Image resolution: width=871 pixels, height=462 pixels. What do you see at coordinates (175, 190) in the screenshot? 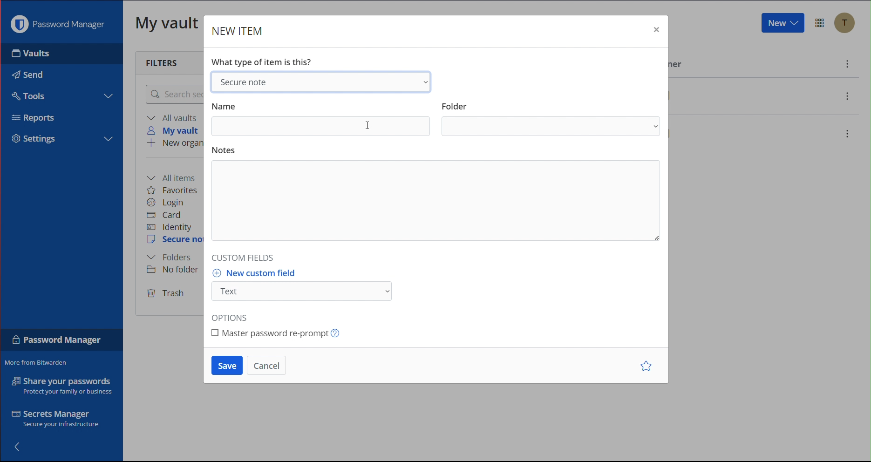
I see `Favorites` at bounding box center [175, 190].